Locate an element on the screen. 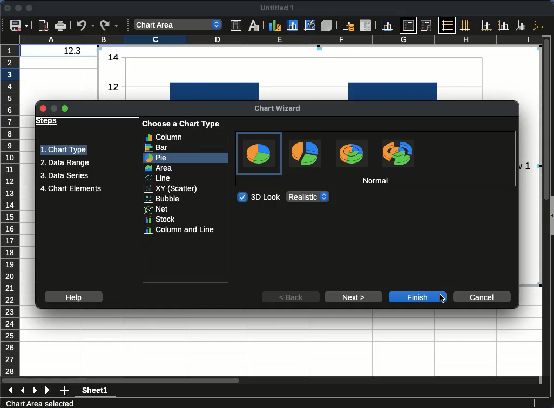 This screenshot has width=554, height=408. Print is located at coordinates (60, 26).